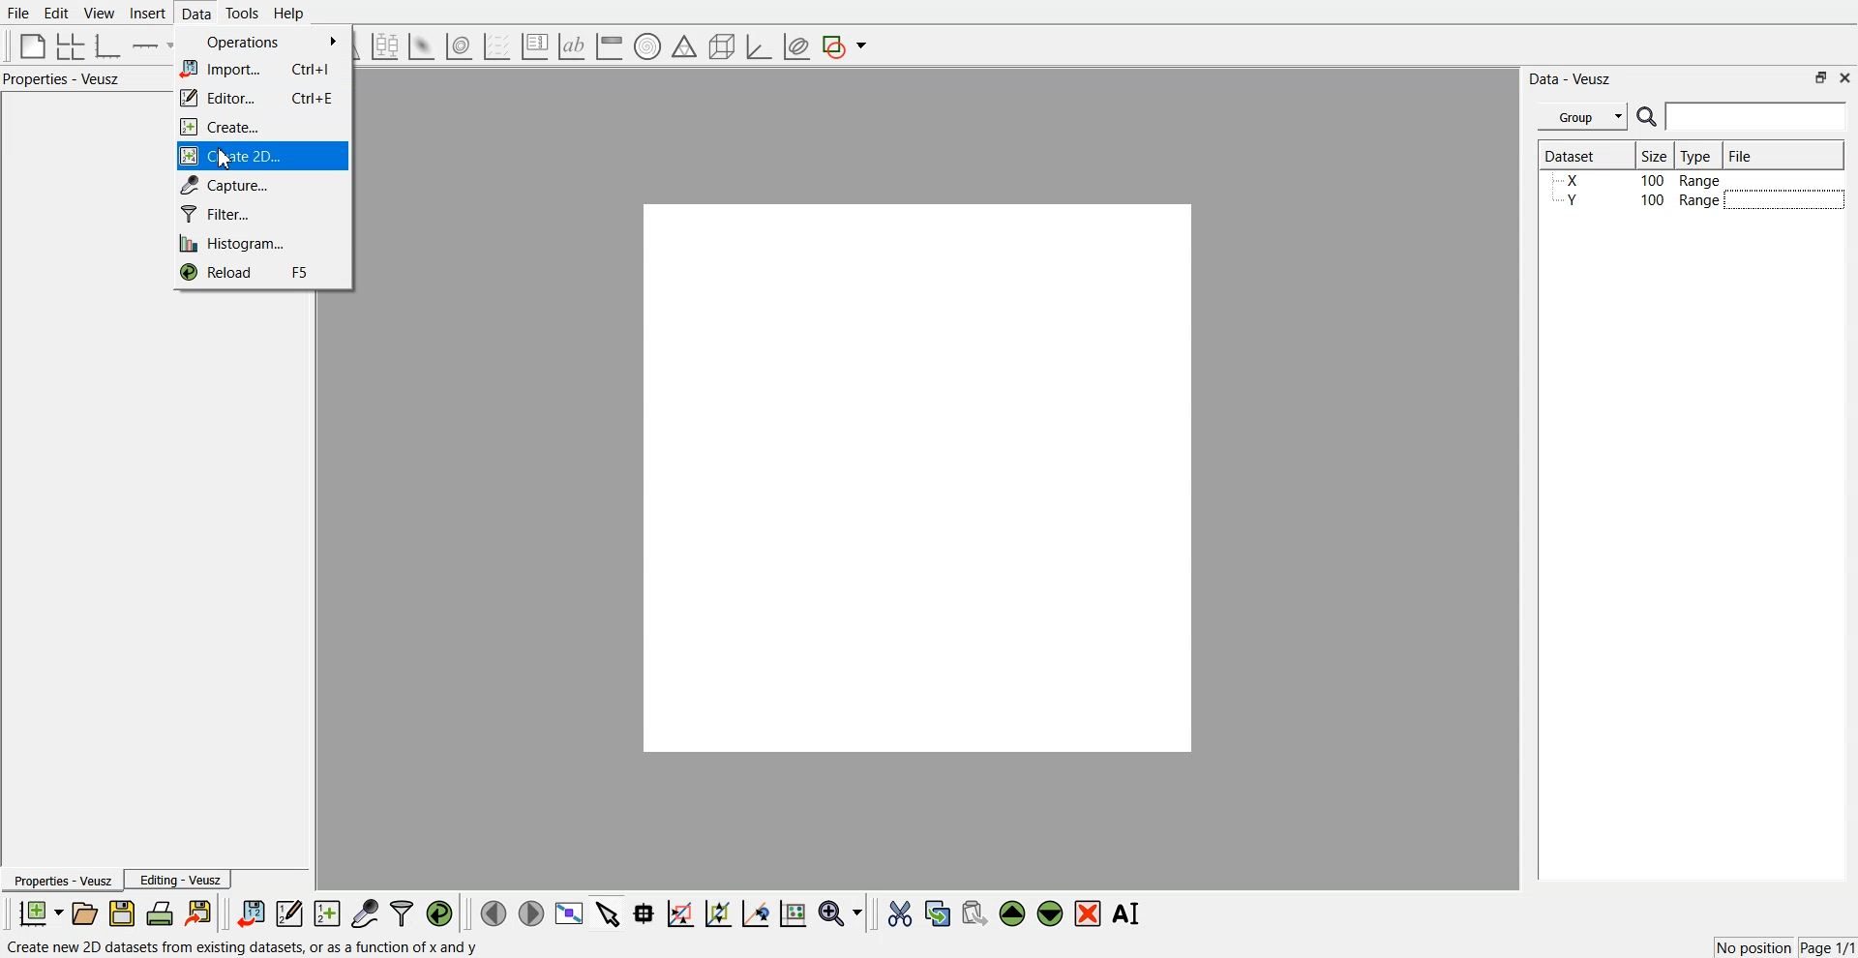 Image resolution: width=1858 pixels, height=958 pixels. What do you see at coordinates (421, 46) in the screenshot?
I see `3D Surface` at bounding box center [421, 46].